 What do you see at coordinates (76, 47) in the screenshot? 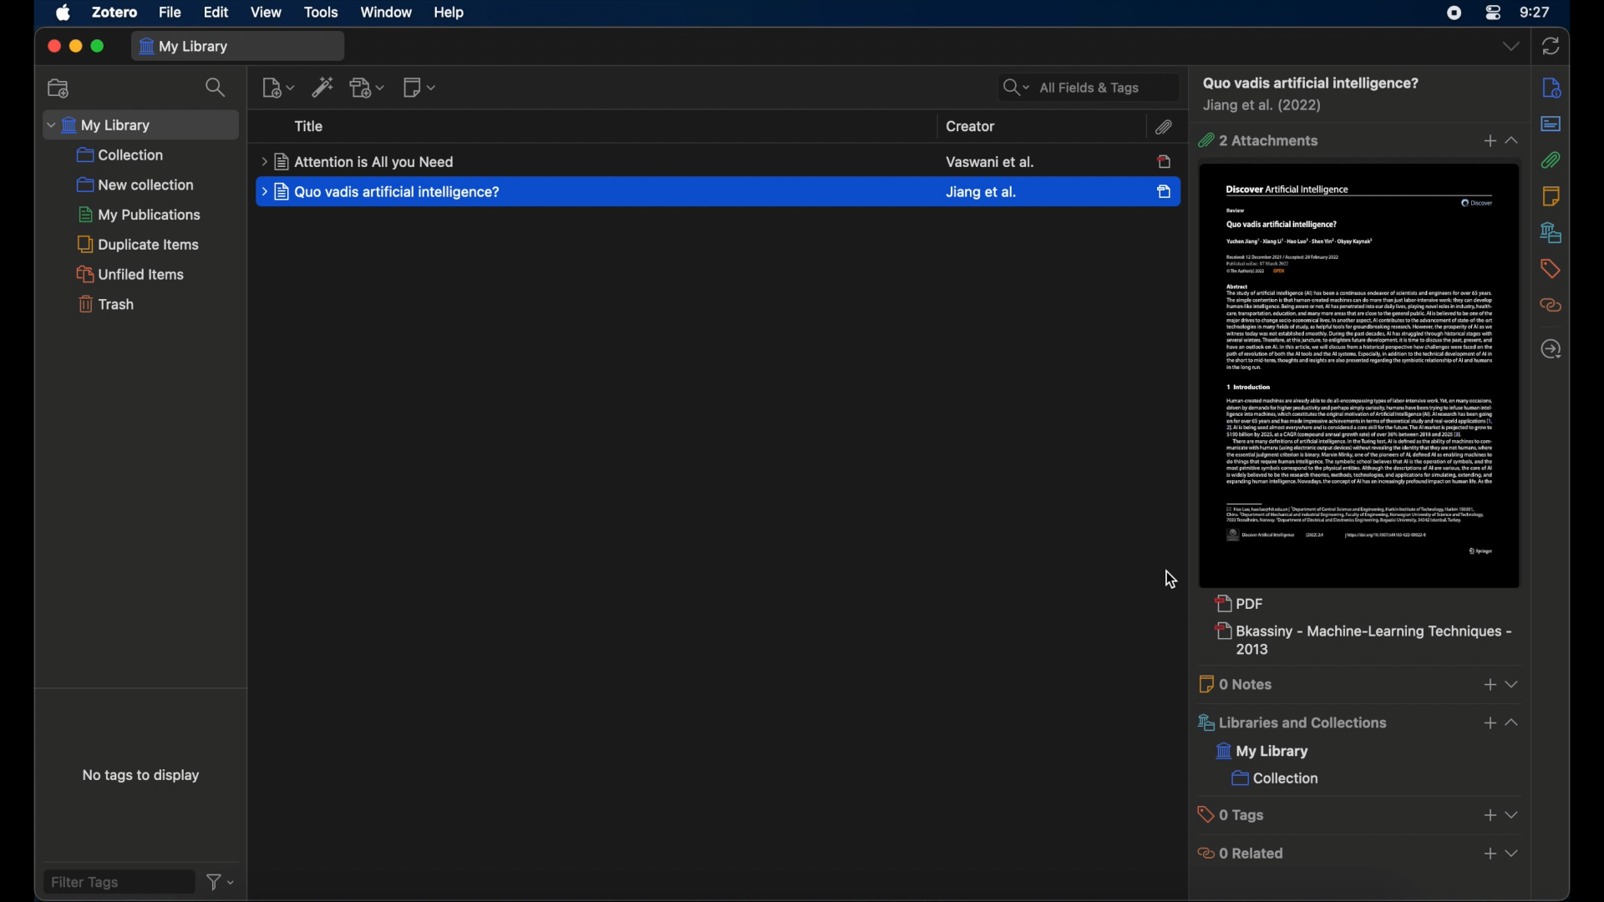
I see `minimize` at bounding box center [76, 47].